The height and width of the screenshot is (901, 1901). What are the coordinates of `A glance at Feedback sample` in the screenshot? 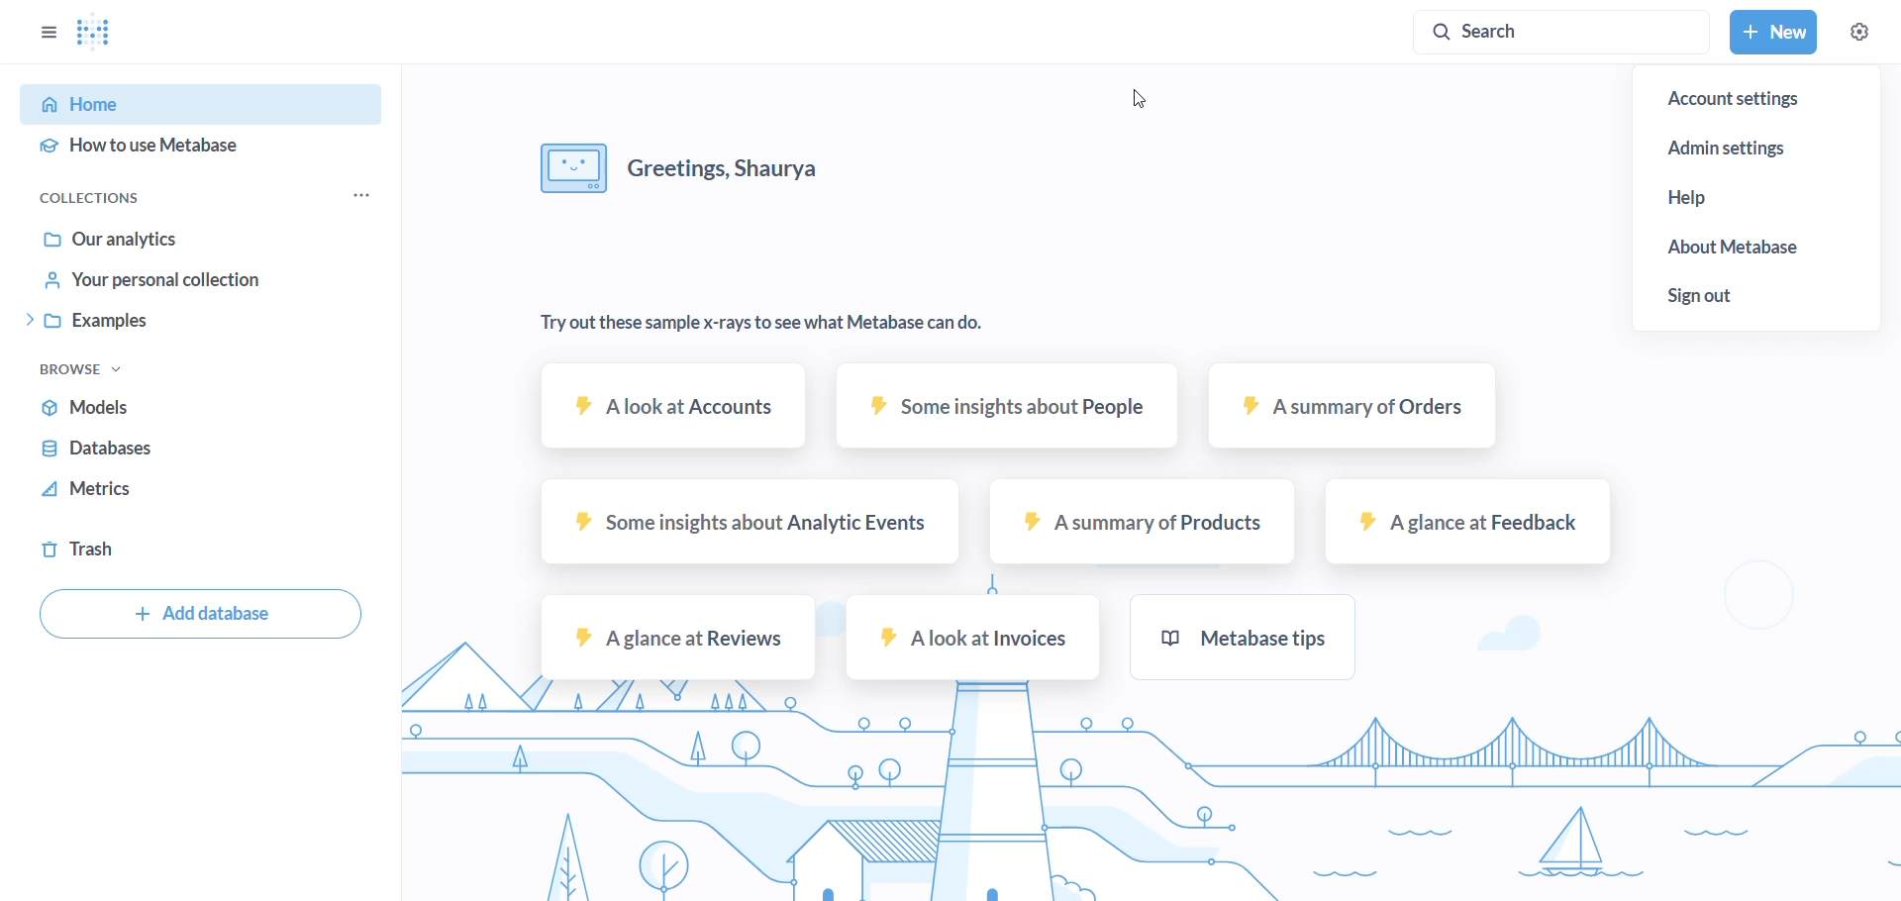 It's located at (1470, 521).